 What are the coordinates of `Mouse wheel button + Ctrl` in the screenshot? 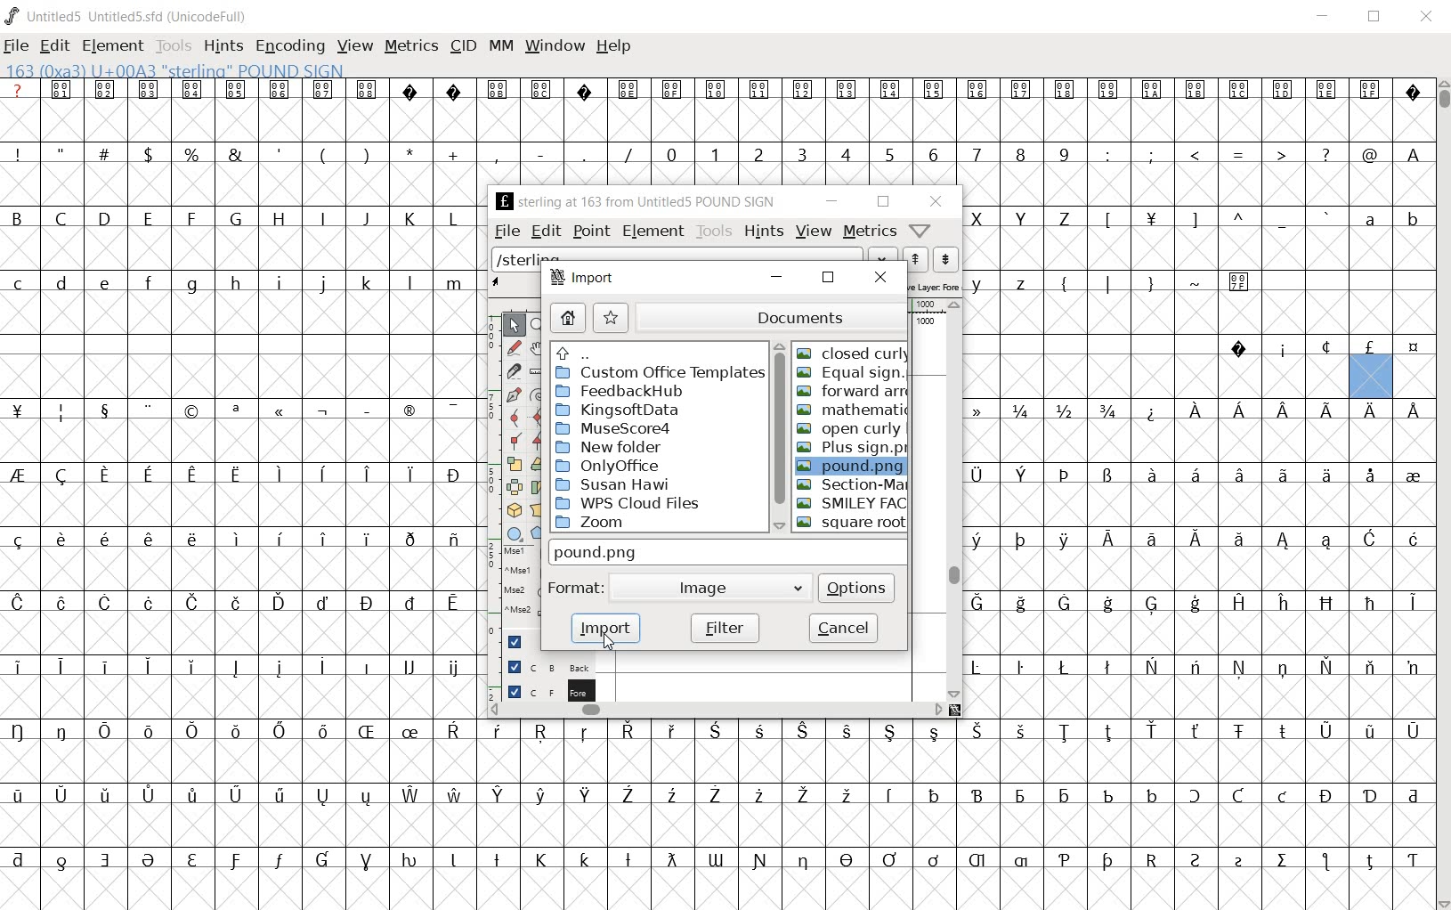 It's located at (521, 610).